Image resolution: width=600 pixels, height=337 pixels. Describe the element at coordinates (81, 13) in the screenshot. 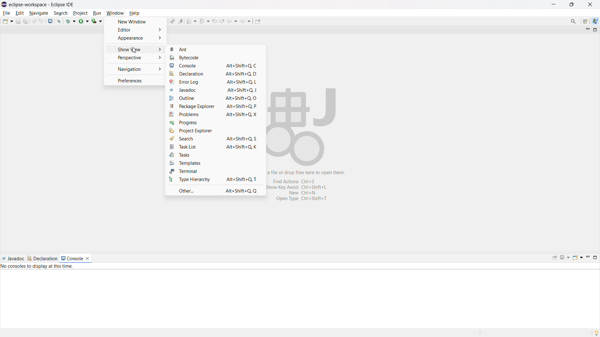

I see `project` at that location.